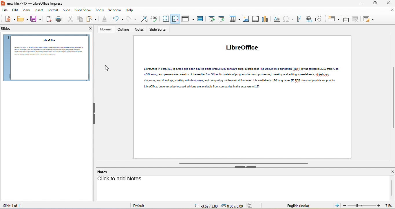 This screenshot has height=209, width=395. Describe the element at coordinates (131, 10) in the screenshot. I see `help` at that location.